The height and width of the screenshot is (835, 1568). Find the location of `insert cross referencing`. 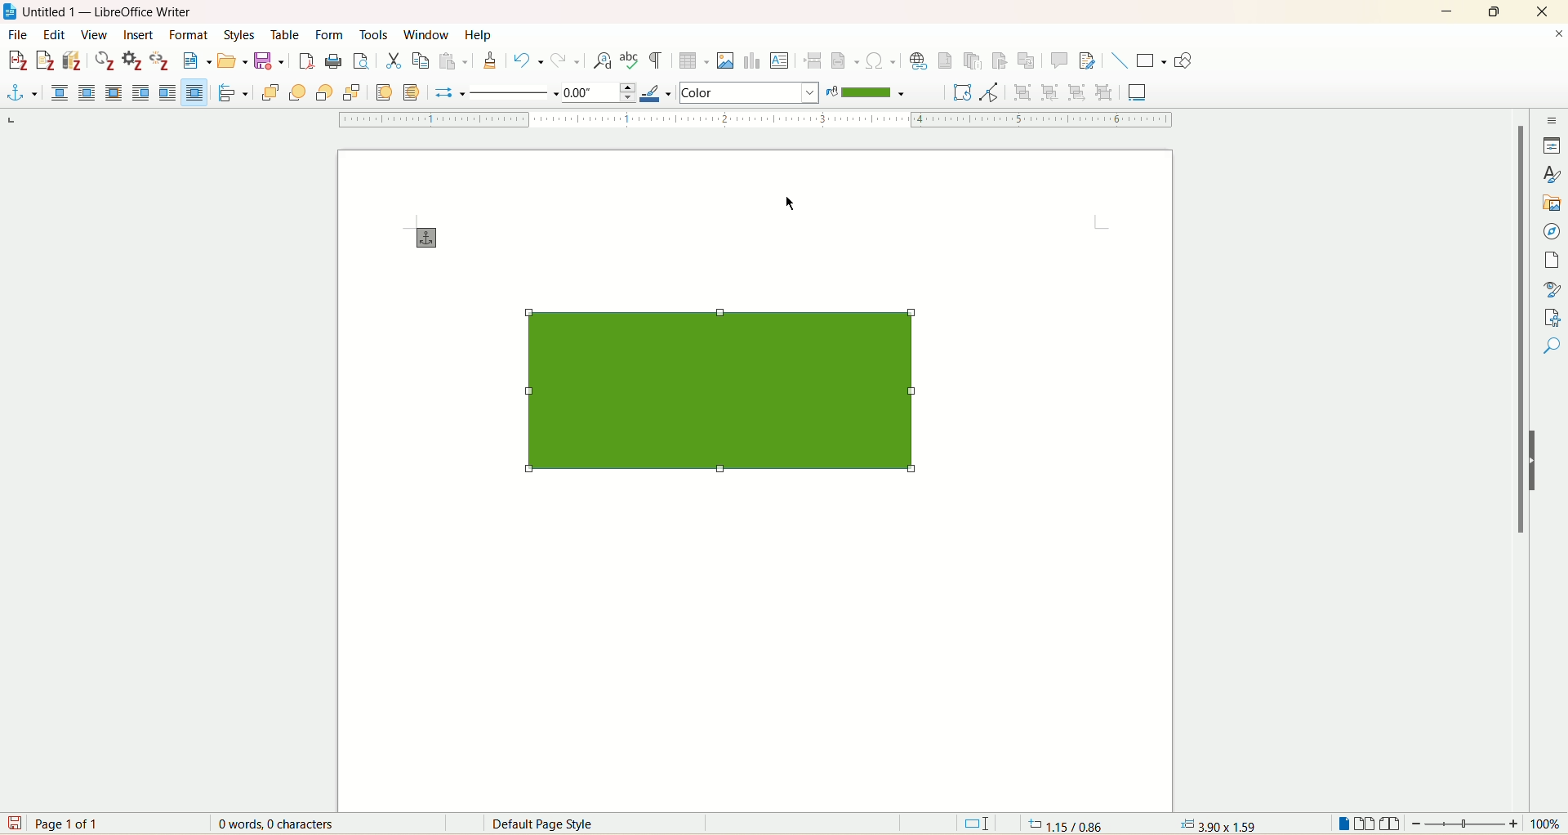

insert cross referencing is located at coordinates (1030, 63).